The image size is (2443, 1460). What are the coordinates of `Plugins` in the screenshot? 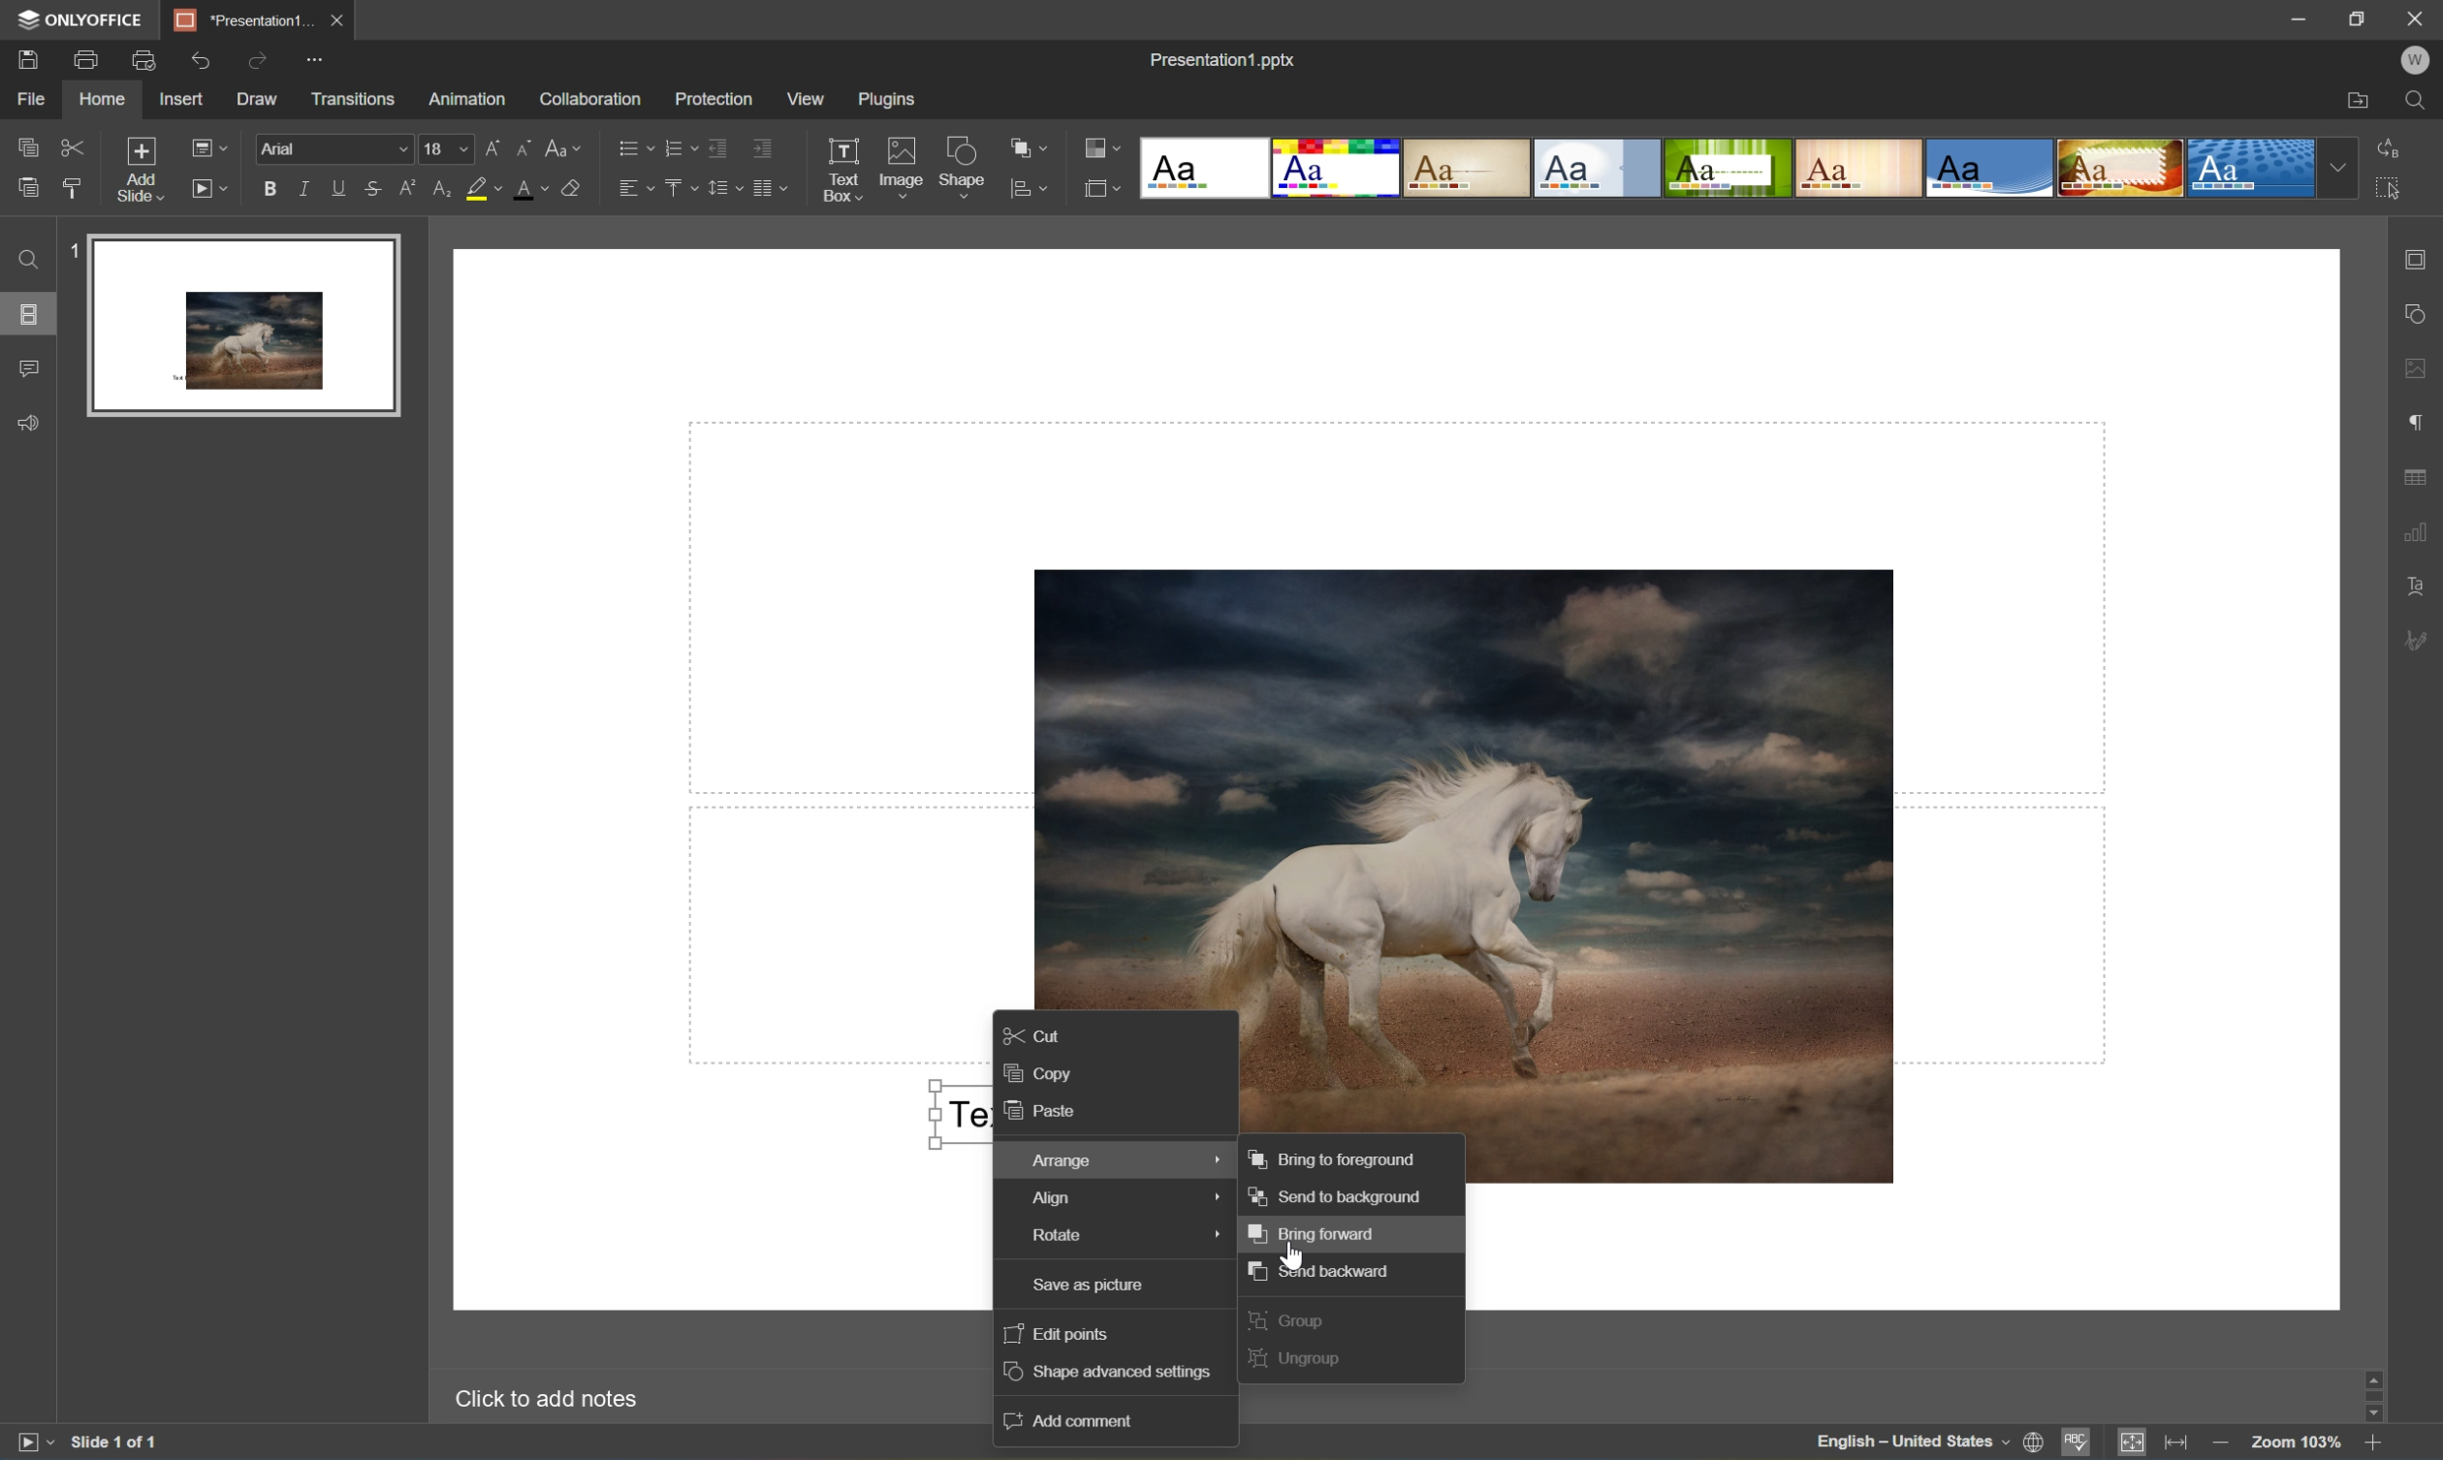 It's located at (893, 100).